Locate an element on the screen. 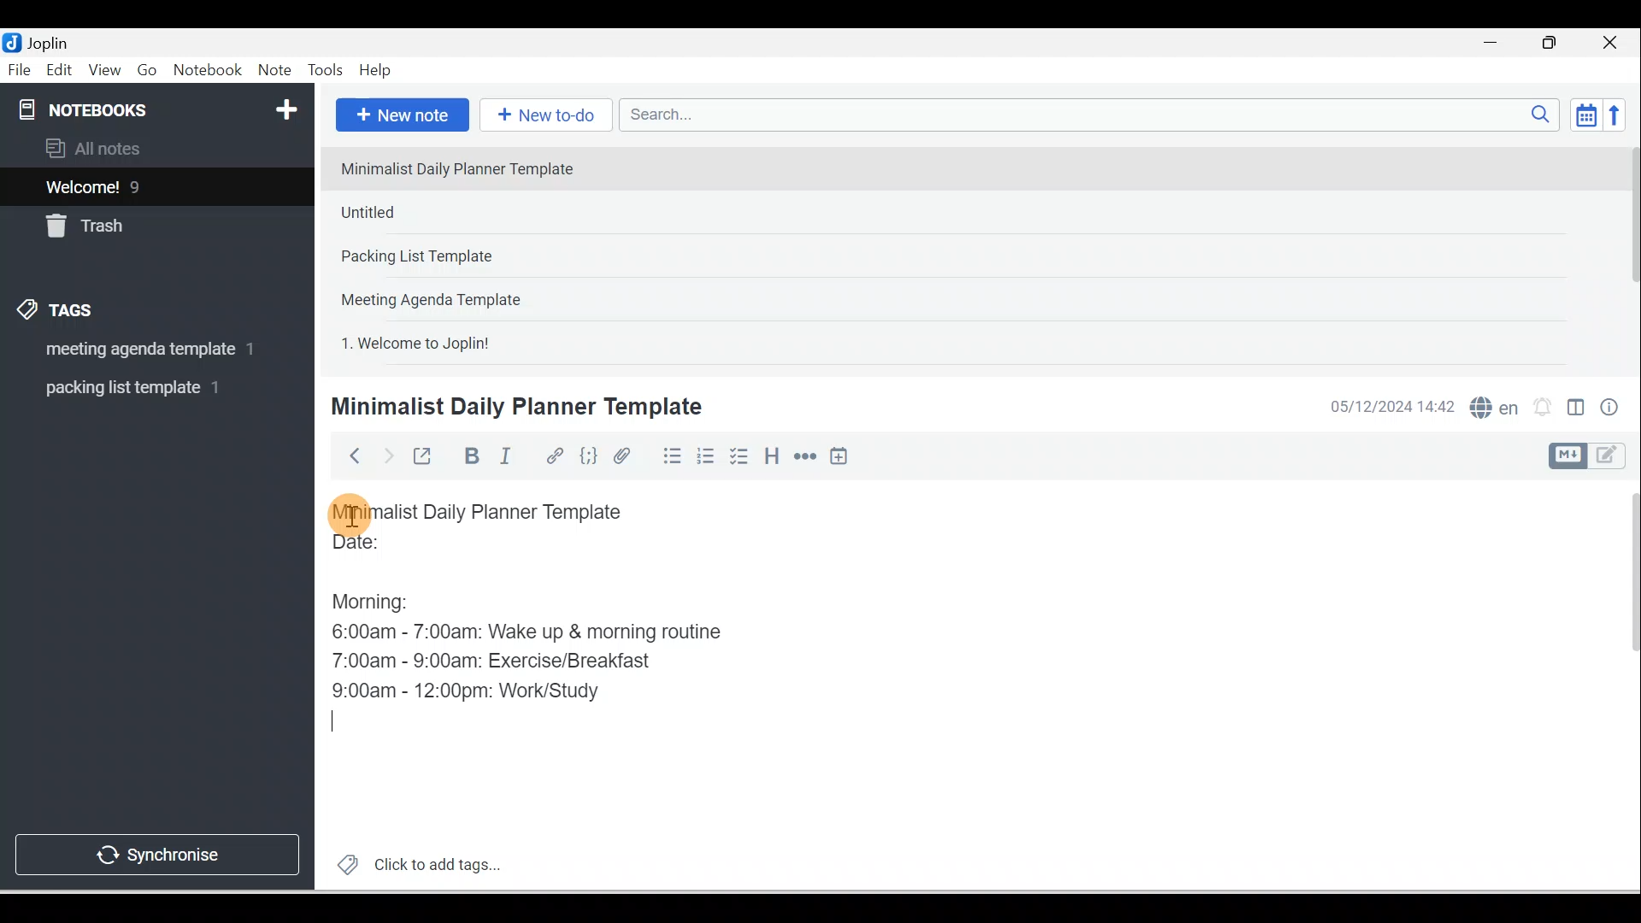 This screenshot has width=1641, height=923. Search bar is located at coordinates (1095, 115).